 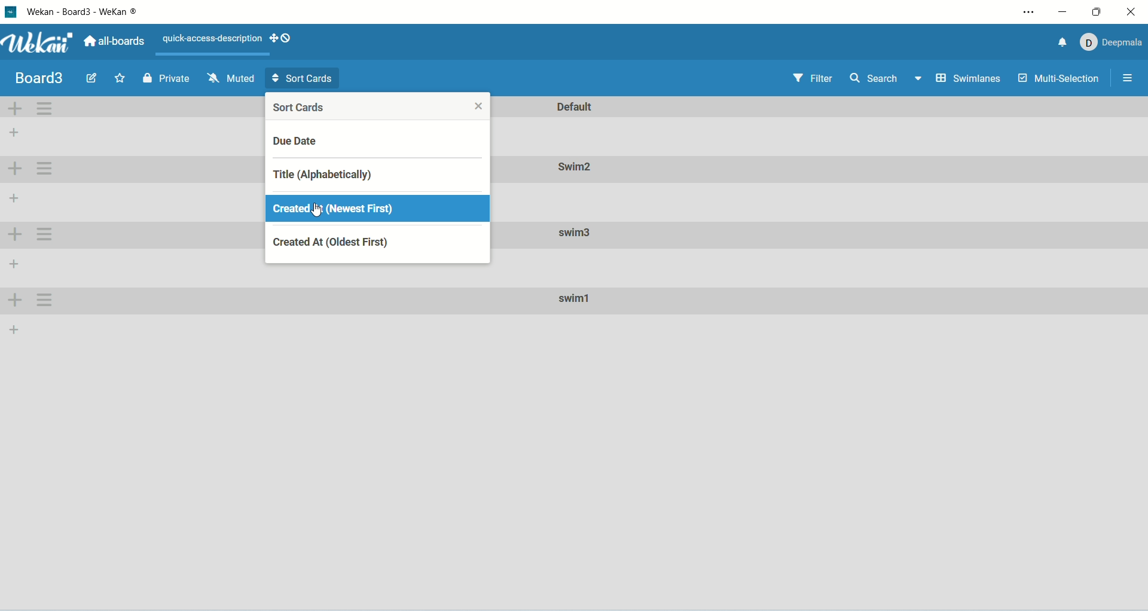 I want to click on private, so click(x=167, y=78).